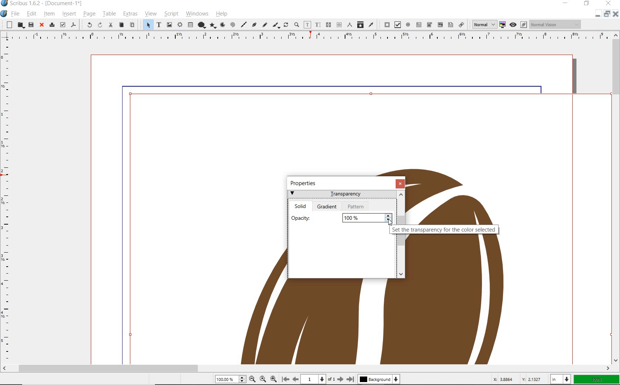 Image resolution: width=620 pixels, height=385 pixels. What do you see at coordinates (222, 14) in the screenshot?
I see `help` at bounding box center [222, 14].